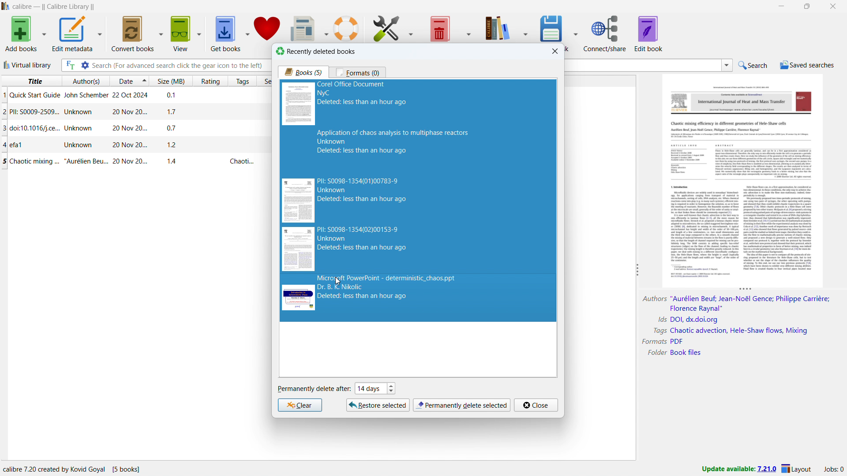 This screenshot has width=847, height=476. Describe the element at coordinates (171, 80) in the screenshot. I see `sort by size` at that location.